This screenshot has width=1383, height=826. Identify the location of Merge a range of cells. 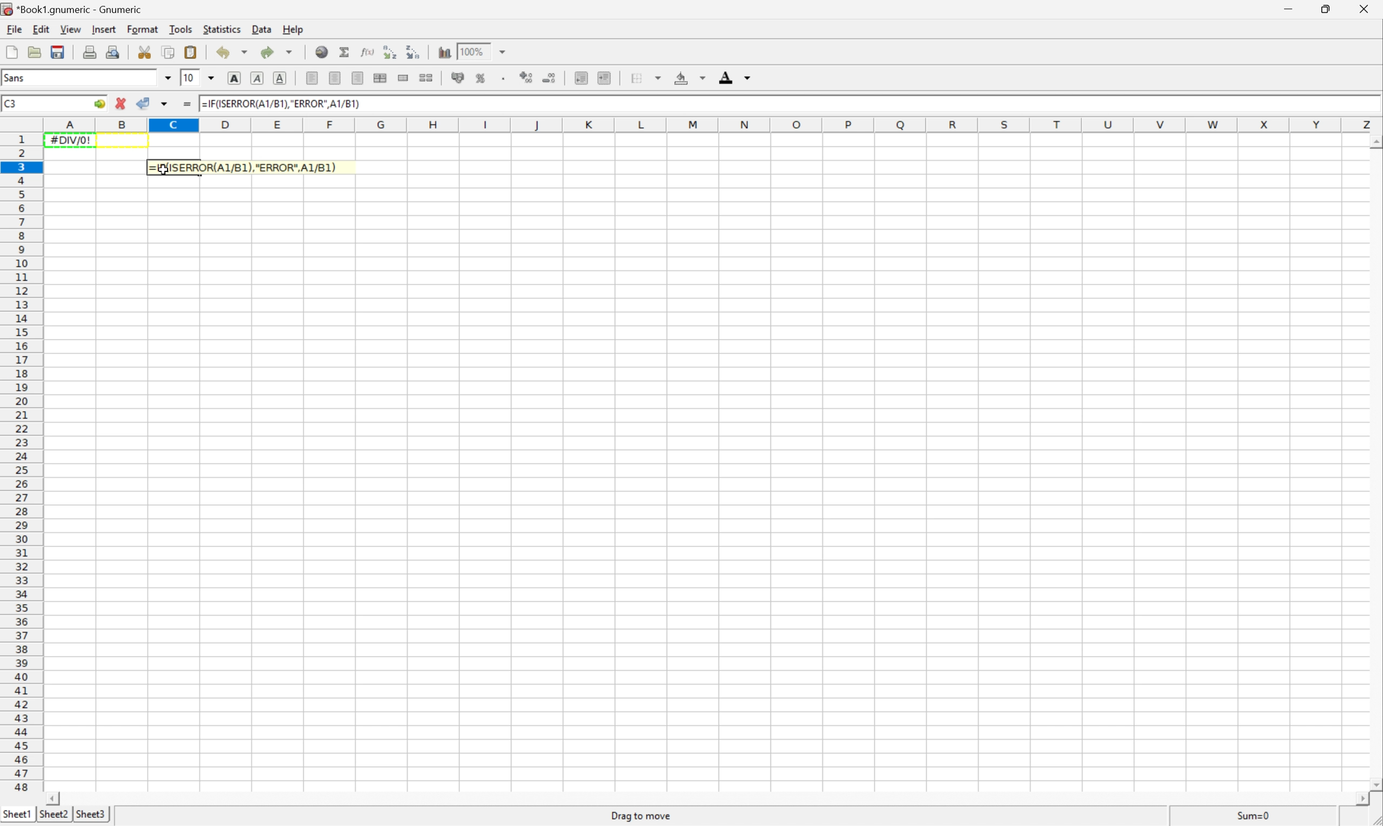
(405, 78).